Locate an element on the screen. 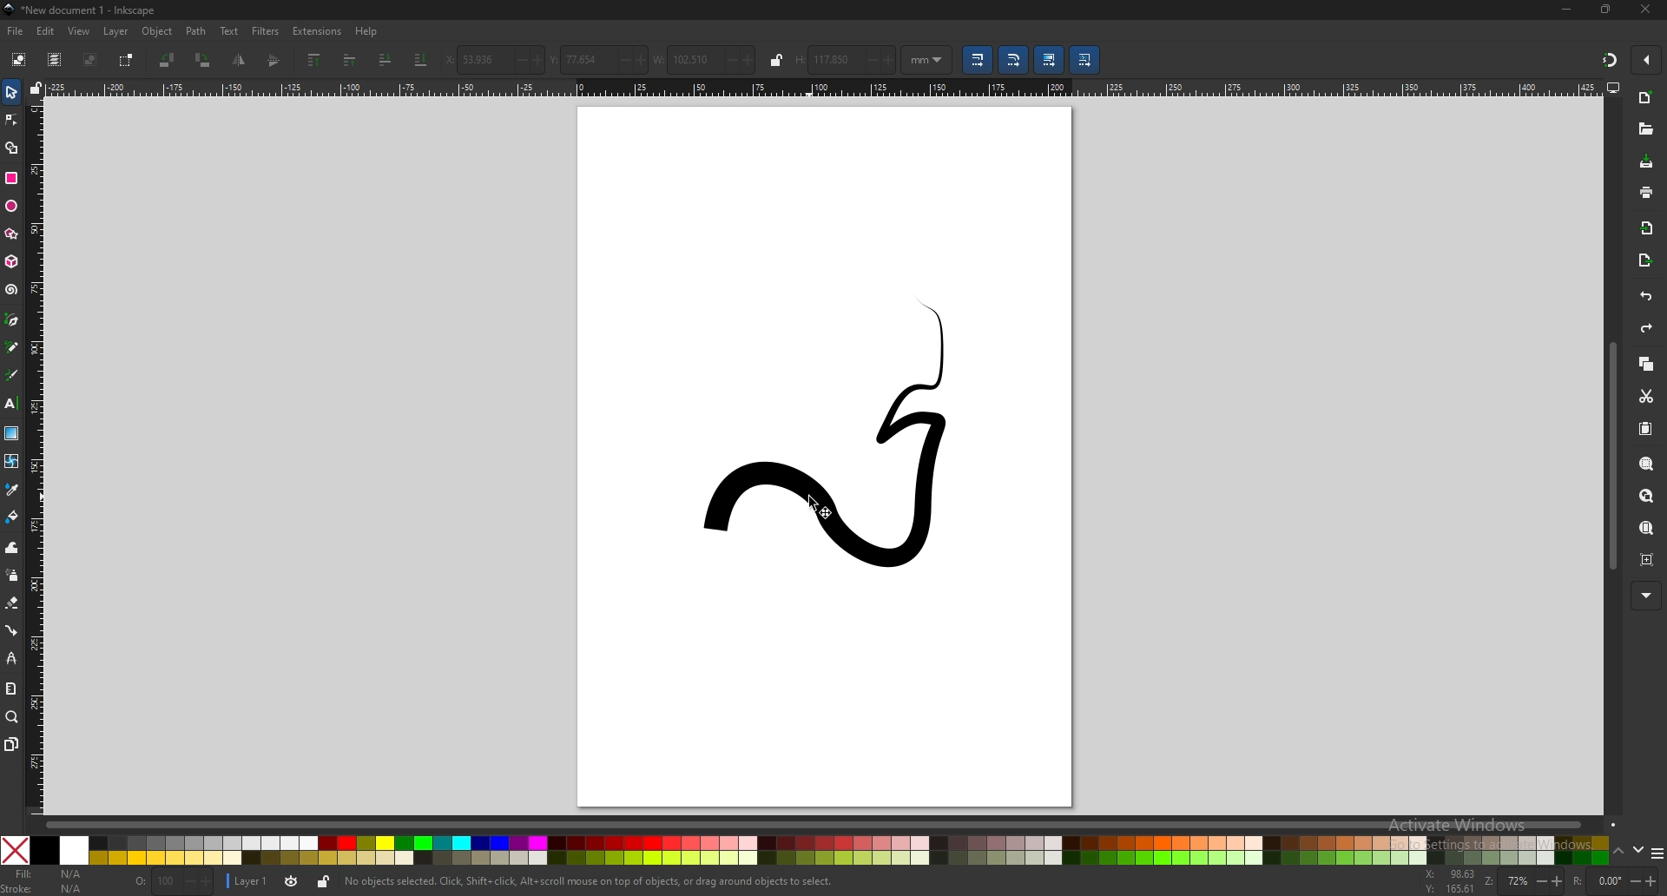 This screenshot has height=896, width=1667. scroll bar is located at coordinates (833, 822).